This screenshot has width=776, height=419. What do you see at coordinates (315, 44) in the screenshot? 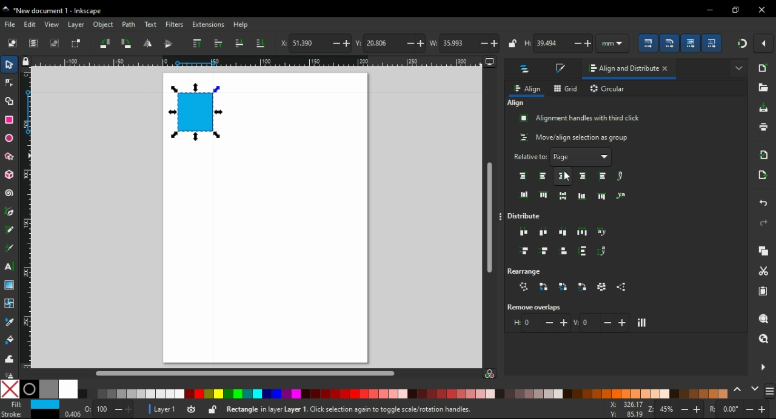
I see `horizontal coordinate of selection` at bounding box center [315, 44].